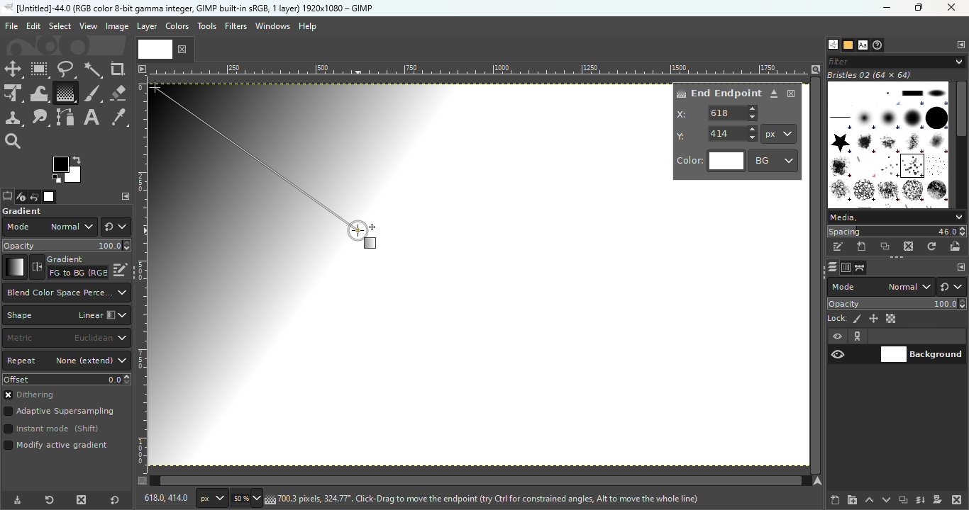 This screenshot has height=510, width=969. I want to click on Zoom image when window size changes, so click(816, 69).